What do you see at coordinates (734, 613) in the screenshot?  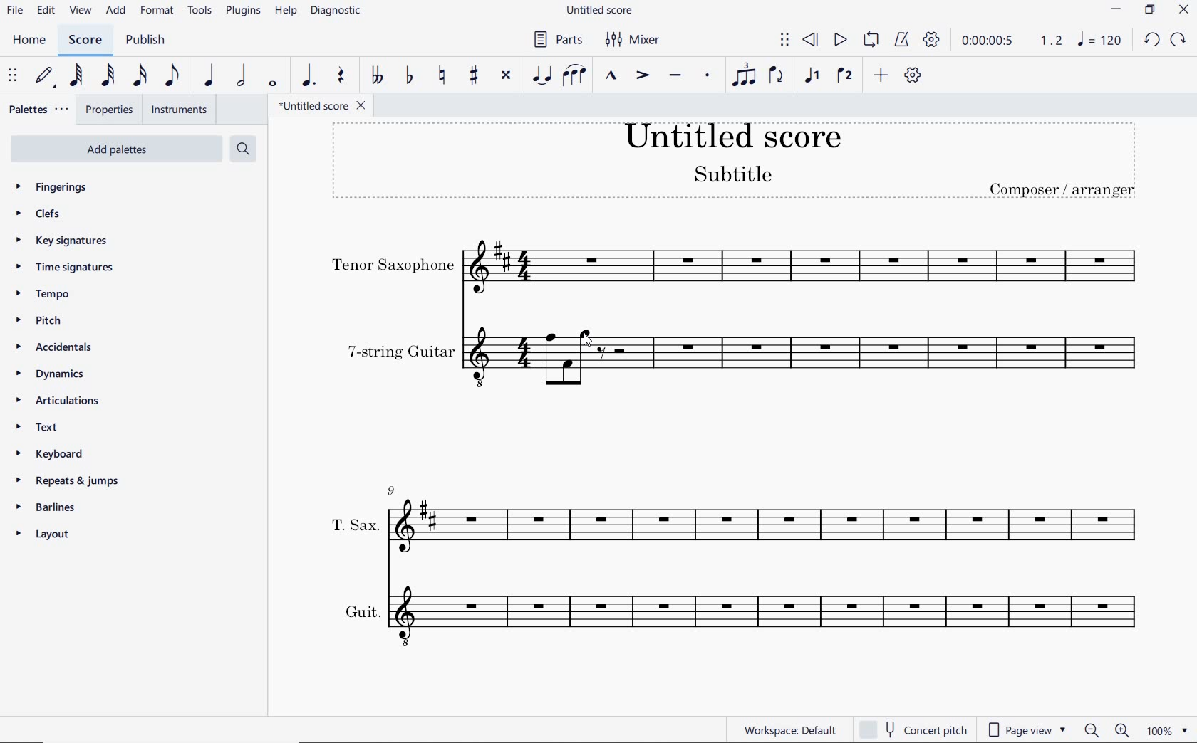 I see `INSTRUMENT: GUIT` at bounding box center [734, 613].